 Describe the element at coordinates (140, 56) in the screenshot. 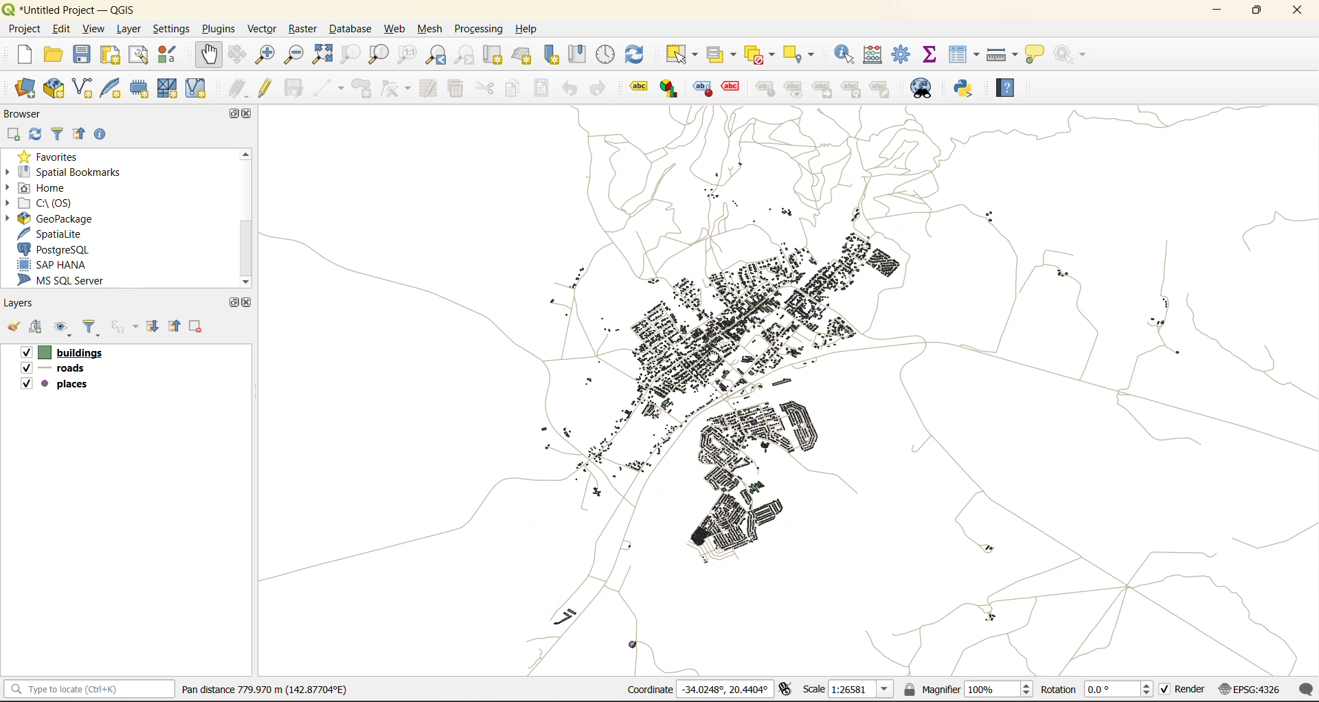

I see `show layout` at that location.